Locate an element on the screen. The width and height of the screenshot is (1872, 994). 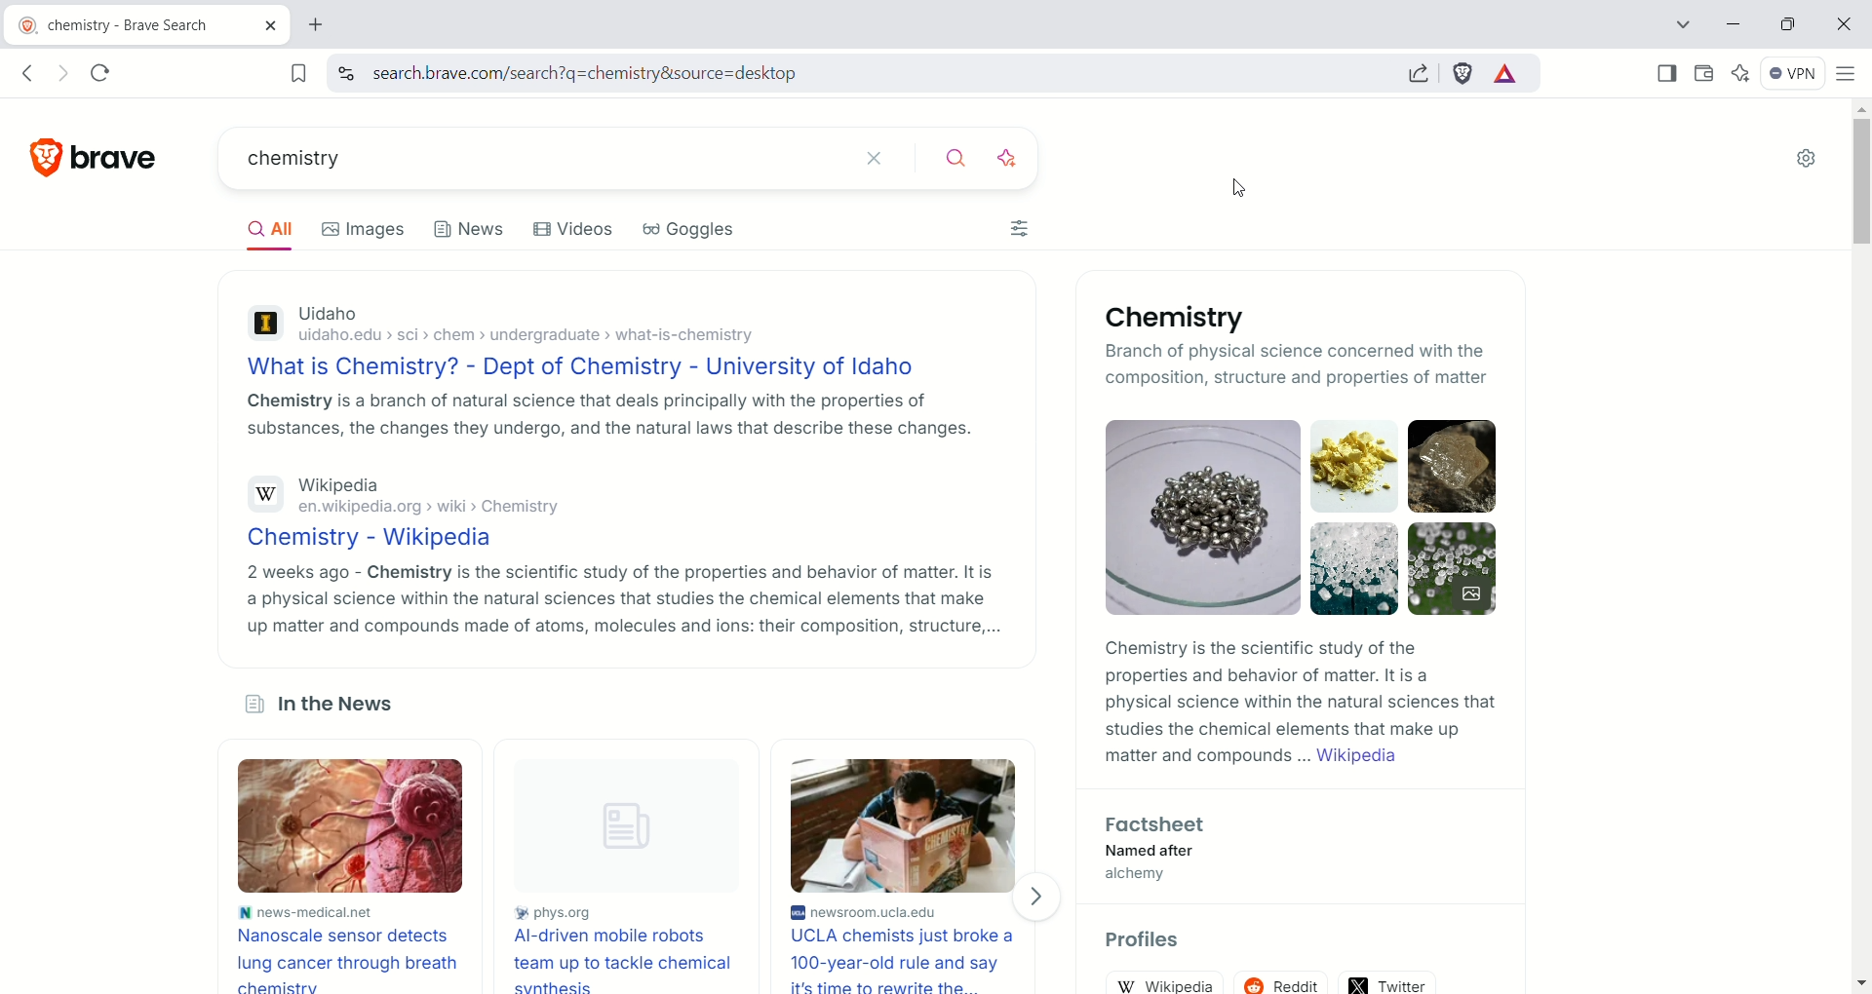
chemistry - brave search is located at coordinates (145, 22).